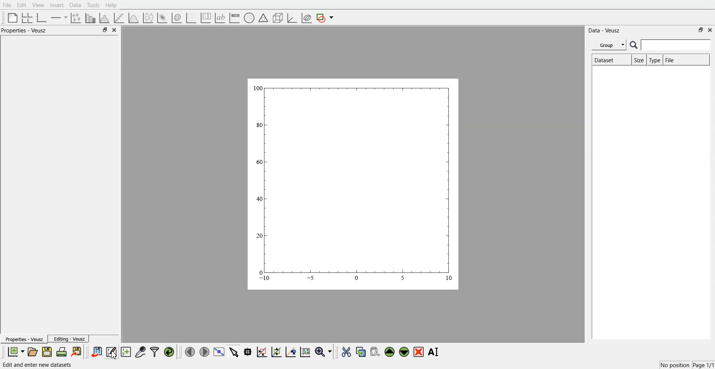  I want to click on view plot full screen, so click(219, 352).